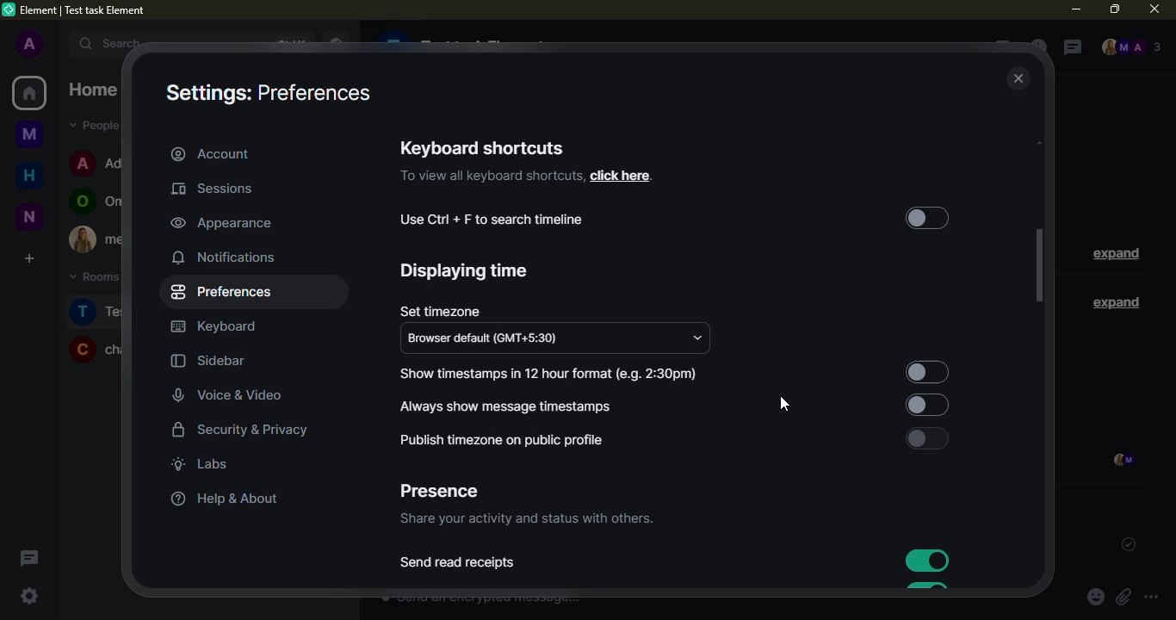 This screenshot has width=1176, height=620. I want to click on myspace, so click(30, 133).